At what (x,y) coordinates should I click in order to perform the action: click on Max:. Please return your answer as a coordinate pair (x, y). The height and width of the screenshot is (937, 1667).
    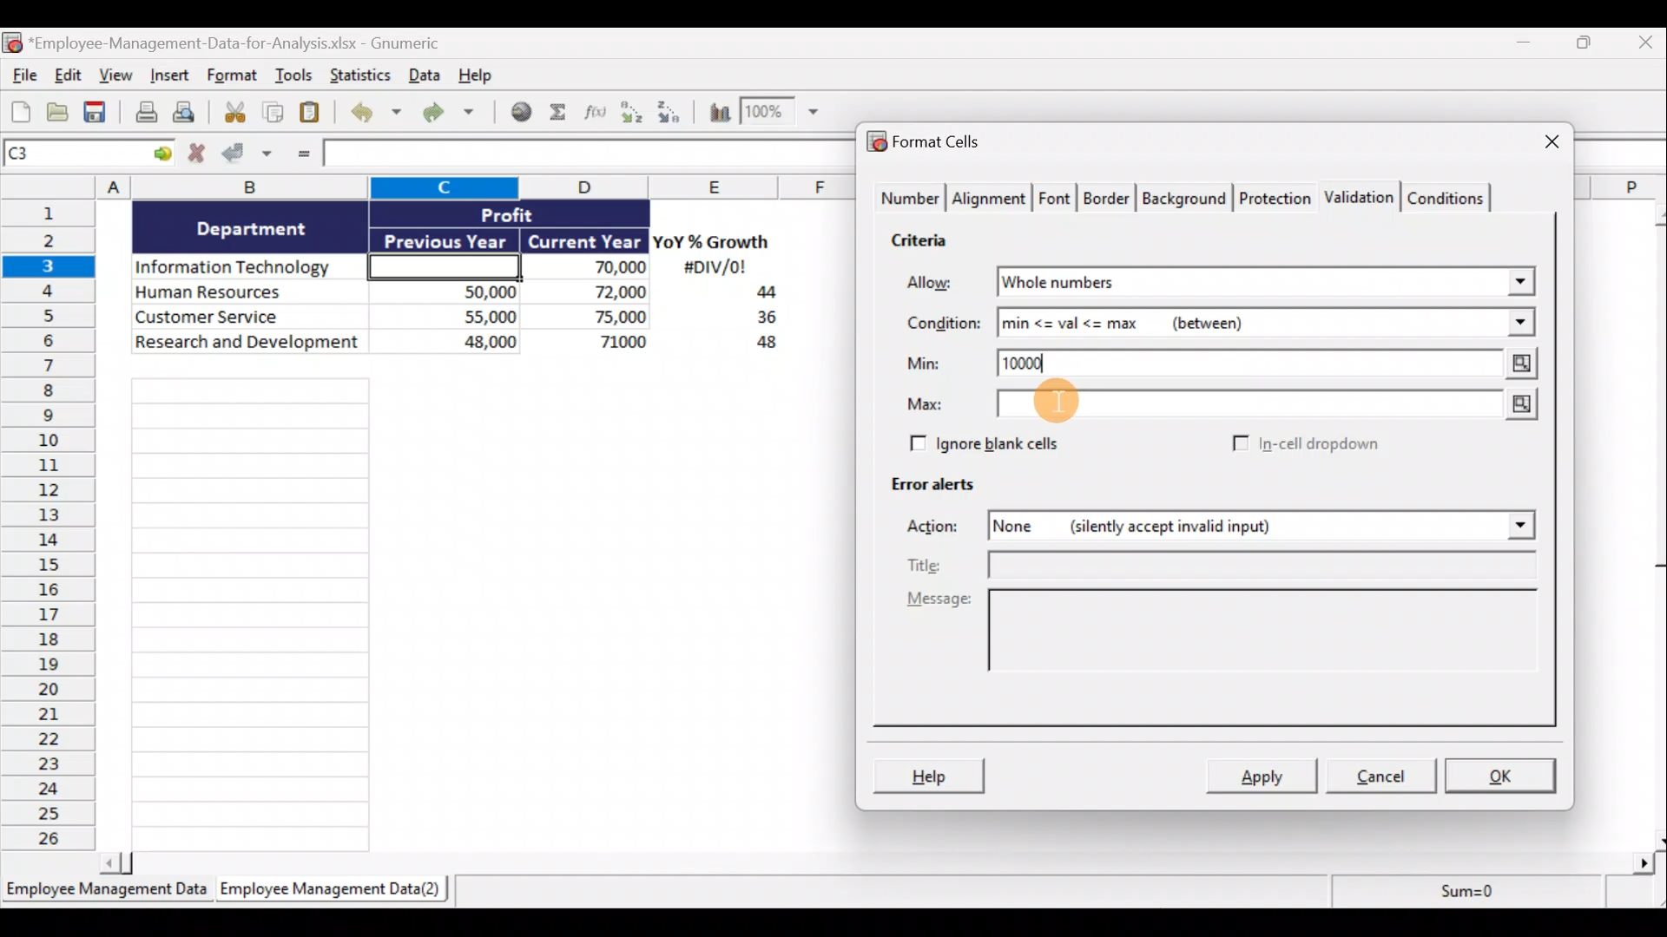
    Looking at the image, I should click on (926, 407).